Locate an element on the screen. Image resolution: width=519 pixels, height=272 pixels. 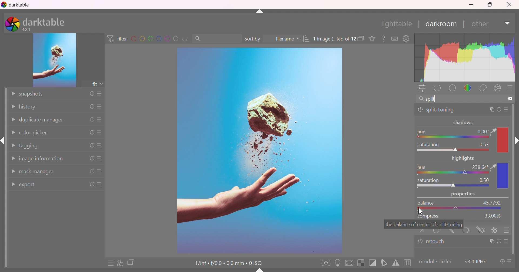
click to change the type of overlays shown on thumbnails is located at coordinates (372, 39).